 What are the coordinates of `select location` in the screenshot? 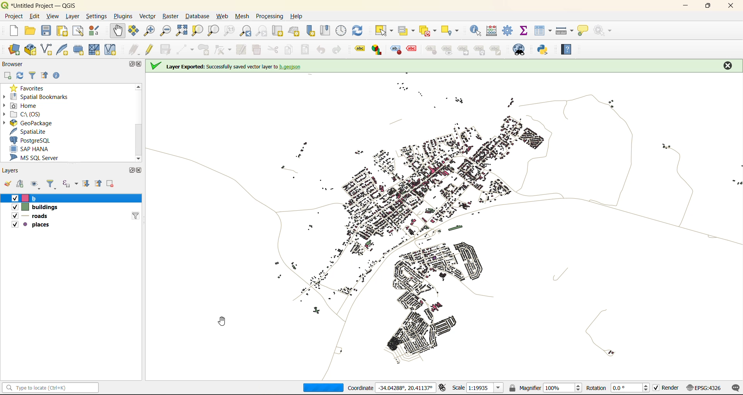 It's located at (452, 31).